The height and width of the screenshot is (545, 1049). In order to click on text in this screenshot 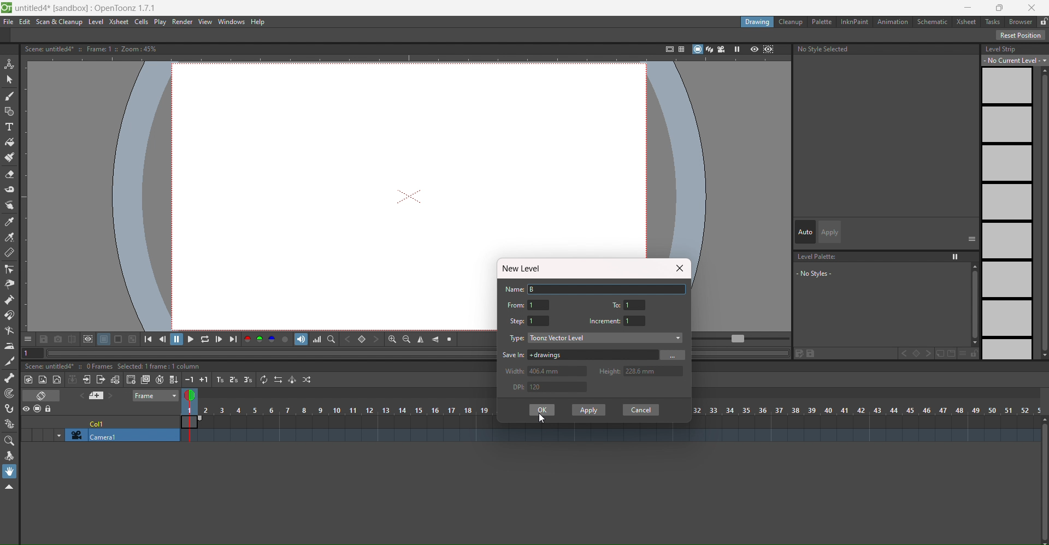, I will do `click(114, 366)`.